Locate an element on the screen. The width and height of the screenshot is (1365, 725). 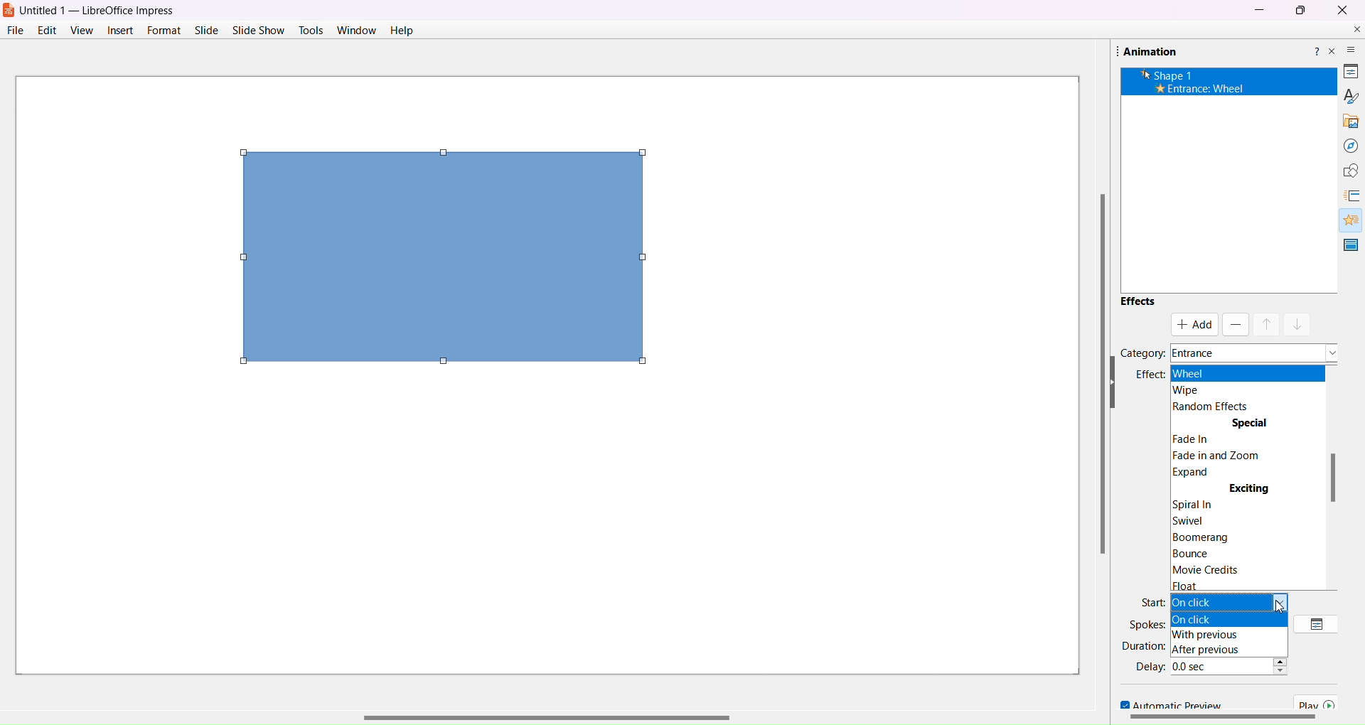
Properties is located at coordinates (1344, 69).